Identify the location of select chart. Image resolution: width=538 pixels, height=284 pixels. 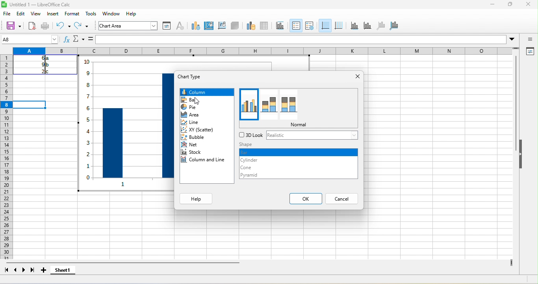
(195, 26).